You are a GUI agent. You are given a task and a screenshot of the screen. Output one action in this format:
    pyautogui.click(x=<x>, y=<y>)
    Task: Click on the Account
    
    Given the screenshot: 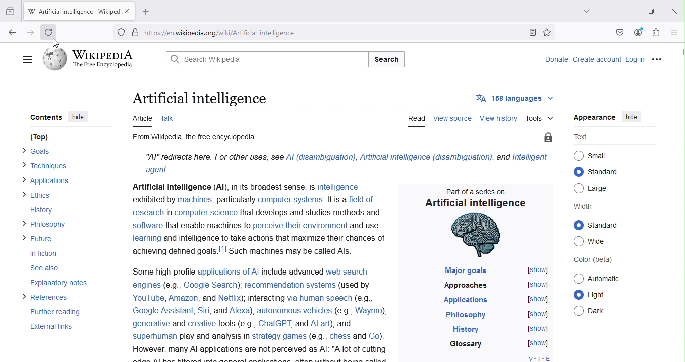 What is the action you would take?
    pyautogui.click(x=638, y=32)
    